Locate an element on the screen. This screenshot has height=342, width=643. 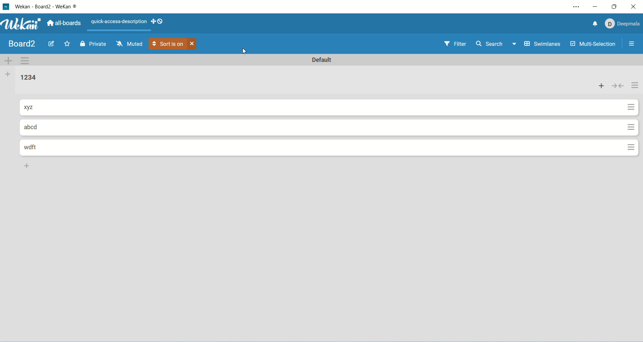
all boards is located at coordinates (65, 23).